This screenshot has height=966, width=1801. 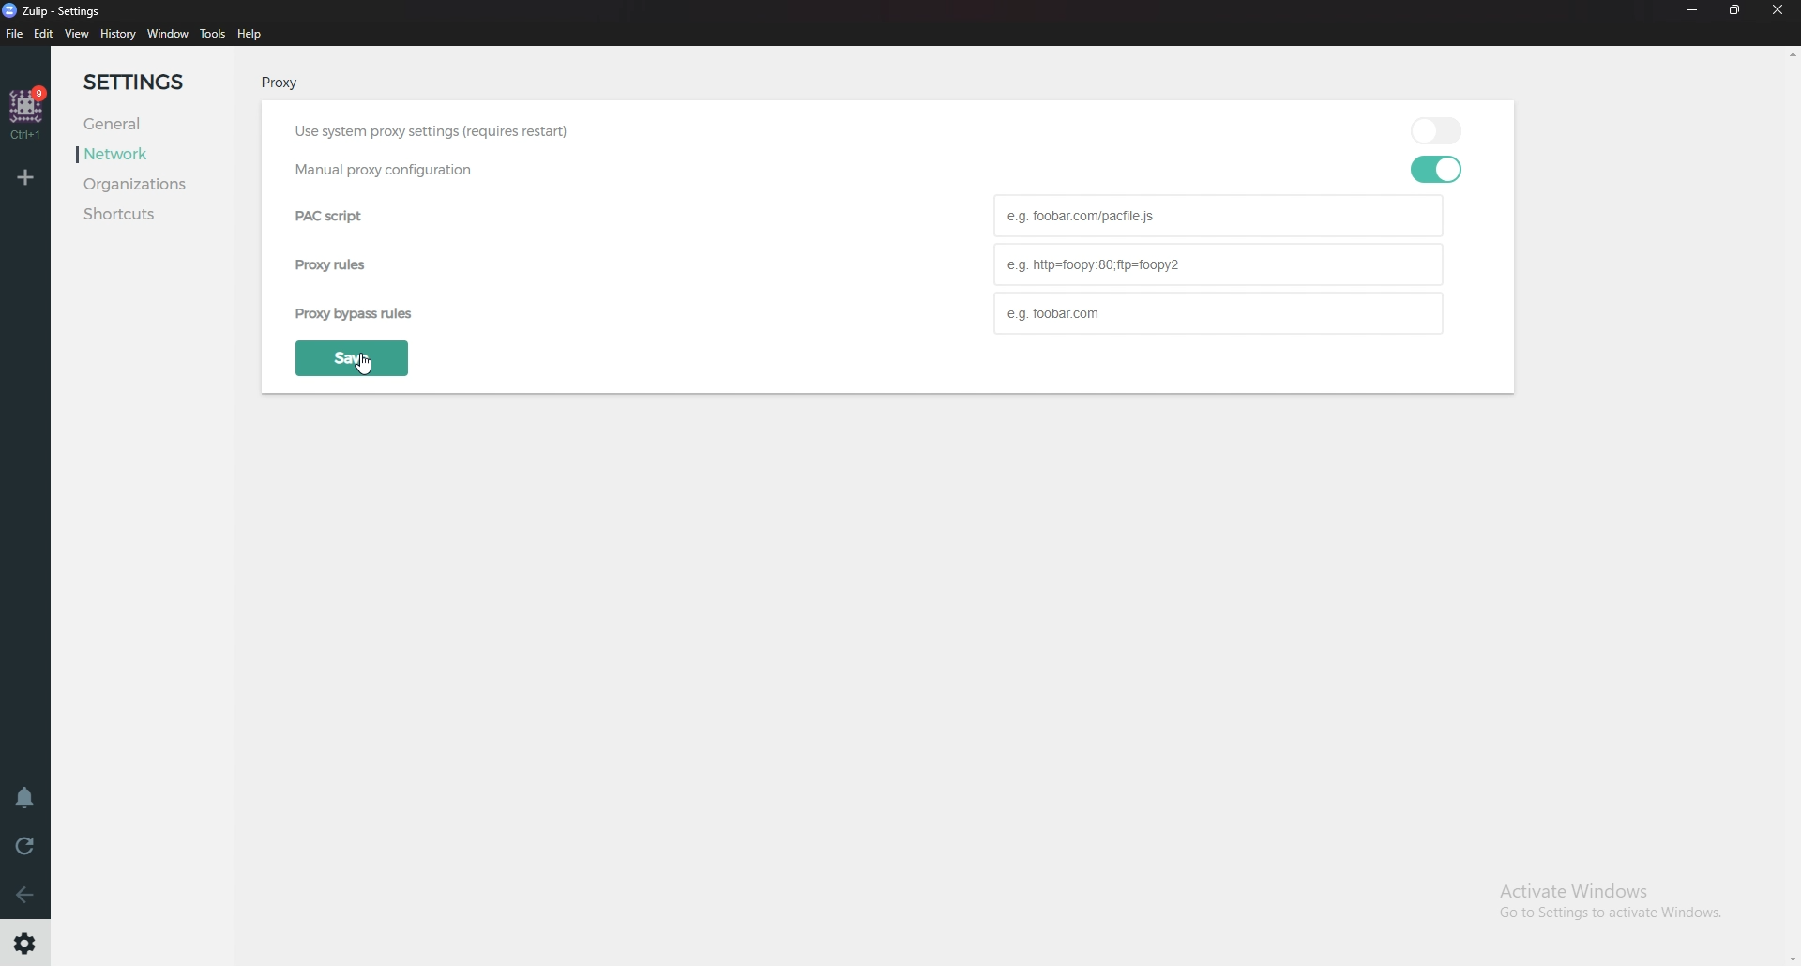 I want to click on Pac script, so click(x=1222, y=216).